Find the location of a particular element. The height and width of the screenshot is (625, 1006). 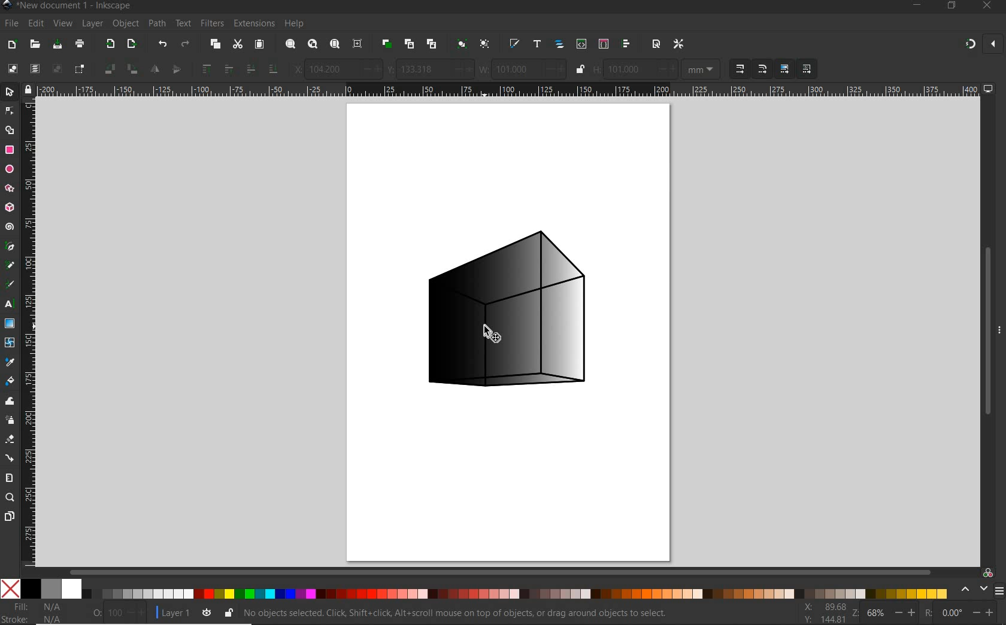

OBJECT ROTATE is located at coordinates (109, 68).